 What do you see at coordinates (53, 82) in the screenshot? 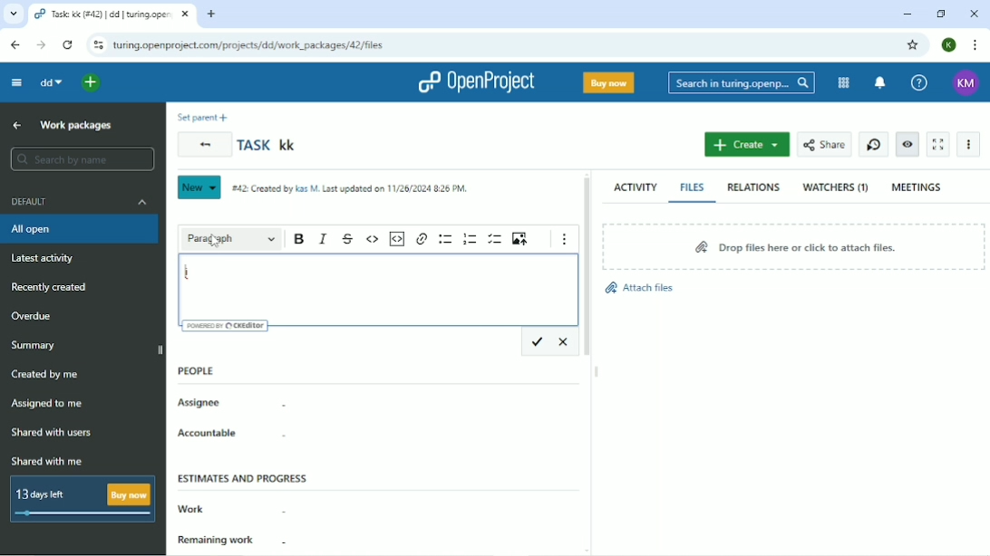
I see `dd` at bounding box center [53, 82].